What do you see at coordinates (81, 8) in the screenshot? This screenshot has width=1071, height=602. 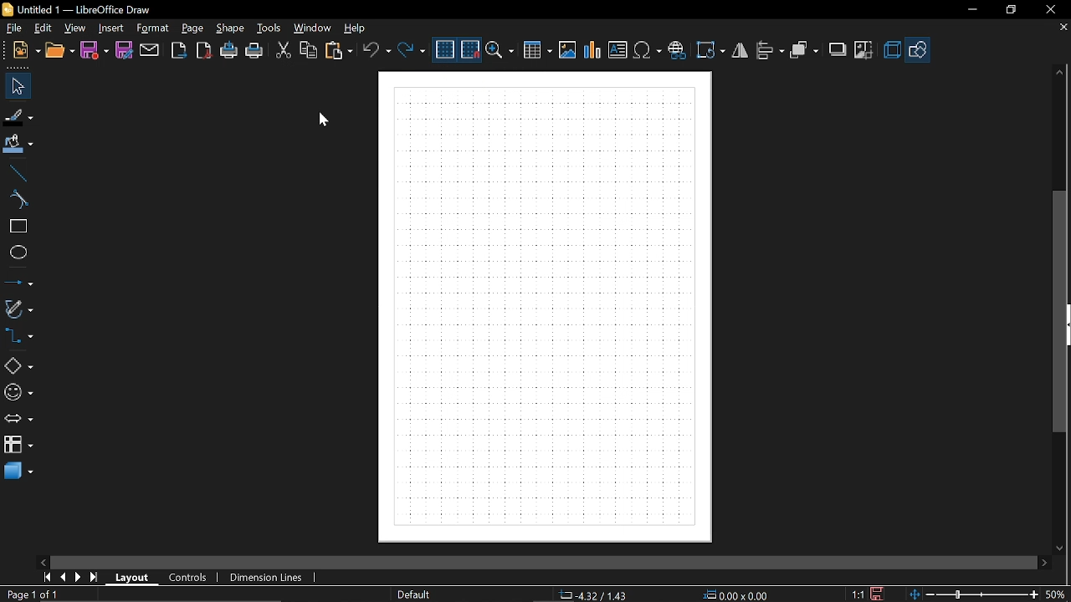 I see `Untitled 1 - LibreOffice Draw` at bounding box center [81, 8].